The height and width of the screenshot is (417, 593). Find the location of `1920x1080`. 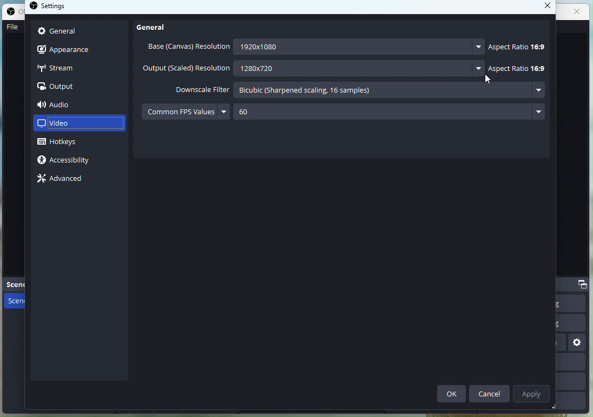

1920x1080 is located at coordinates (352, 47).